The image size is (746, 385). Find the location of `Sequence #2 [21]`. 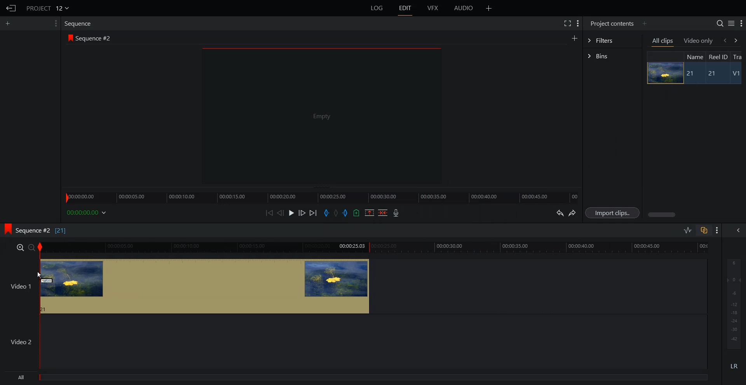

Sequence #2 [21] is located at coordinates (42, 231).